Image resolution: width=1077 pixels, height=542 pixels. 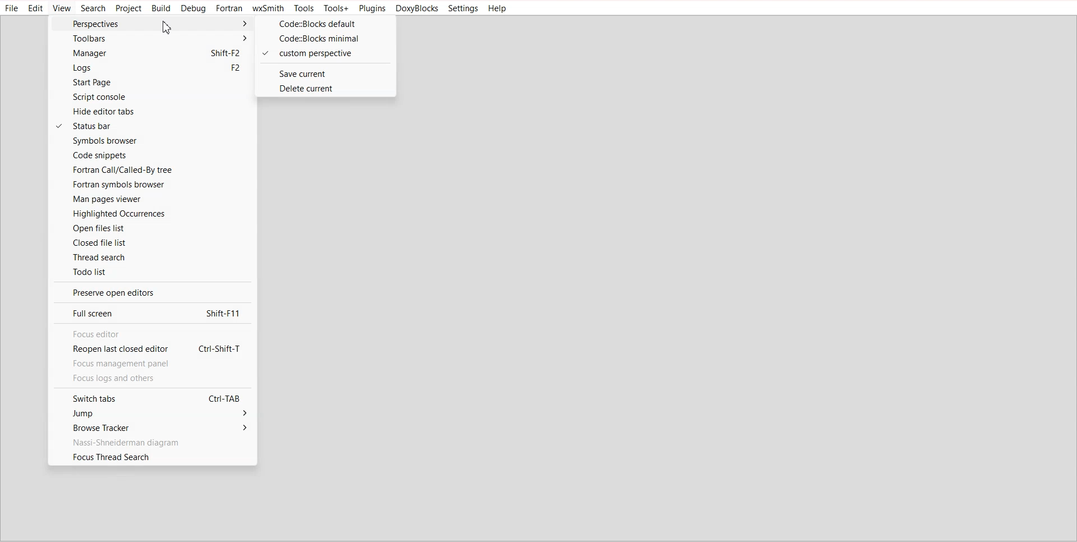 I want to click on Edit, so click(x=36, y=8).